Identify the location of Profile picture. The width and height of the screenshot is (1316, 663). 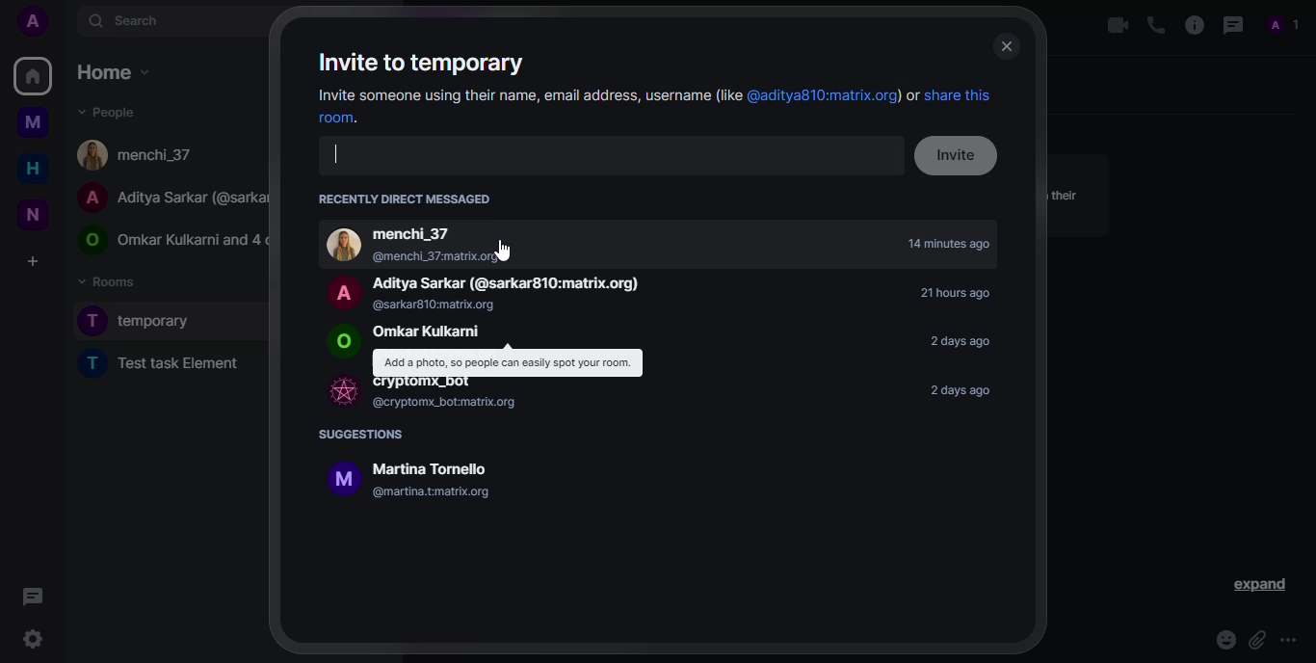
(341, 343).